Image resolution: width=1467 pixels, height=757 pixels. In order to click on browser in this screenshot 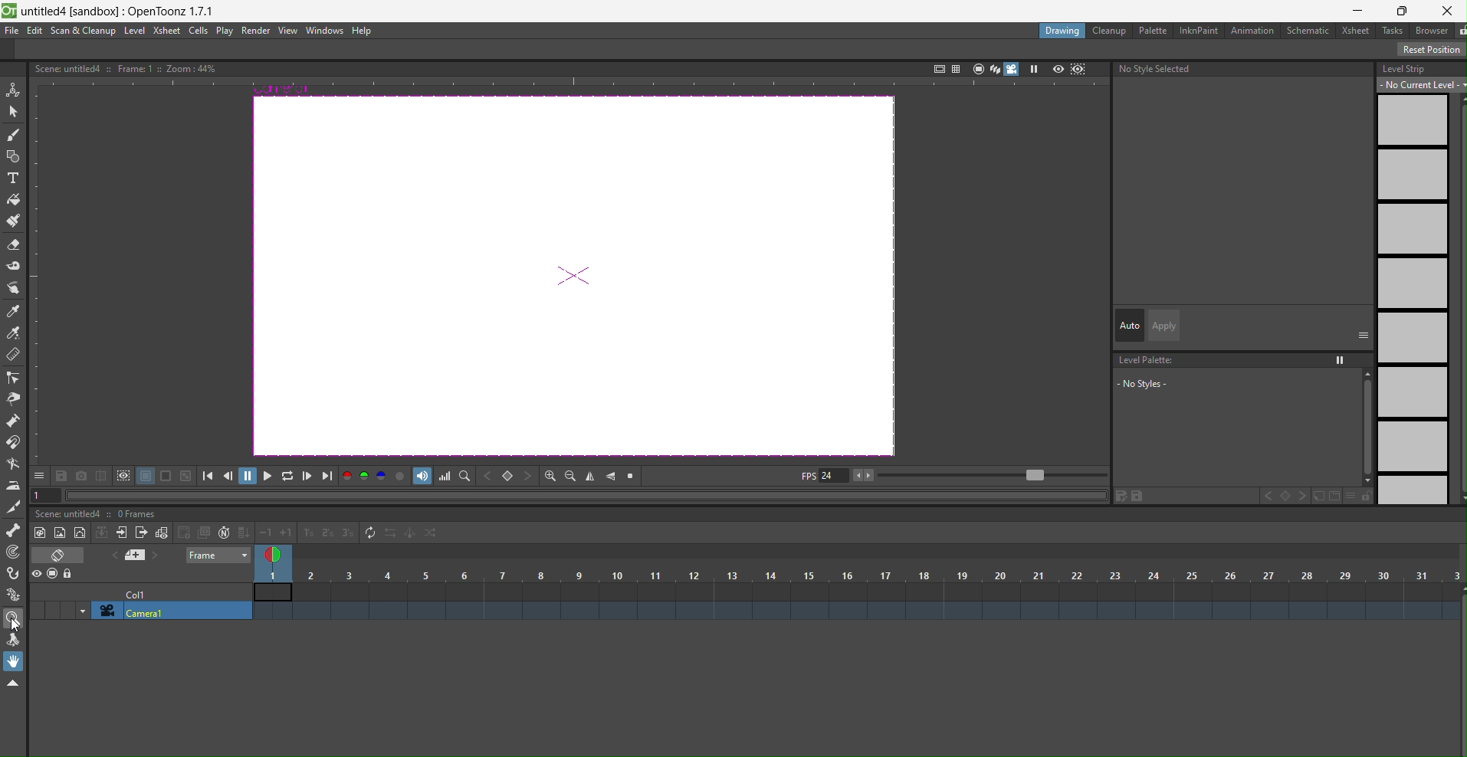, I will do `click(1433, 32)`.